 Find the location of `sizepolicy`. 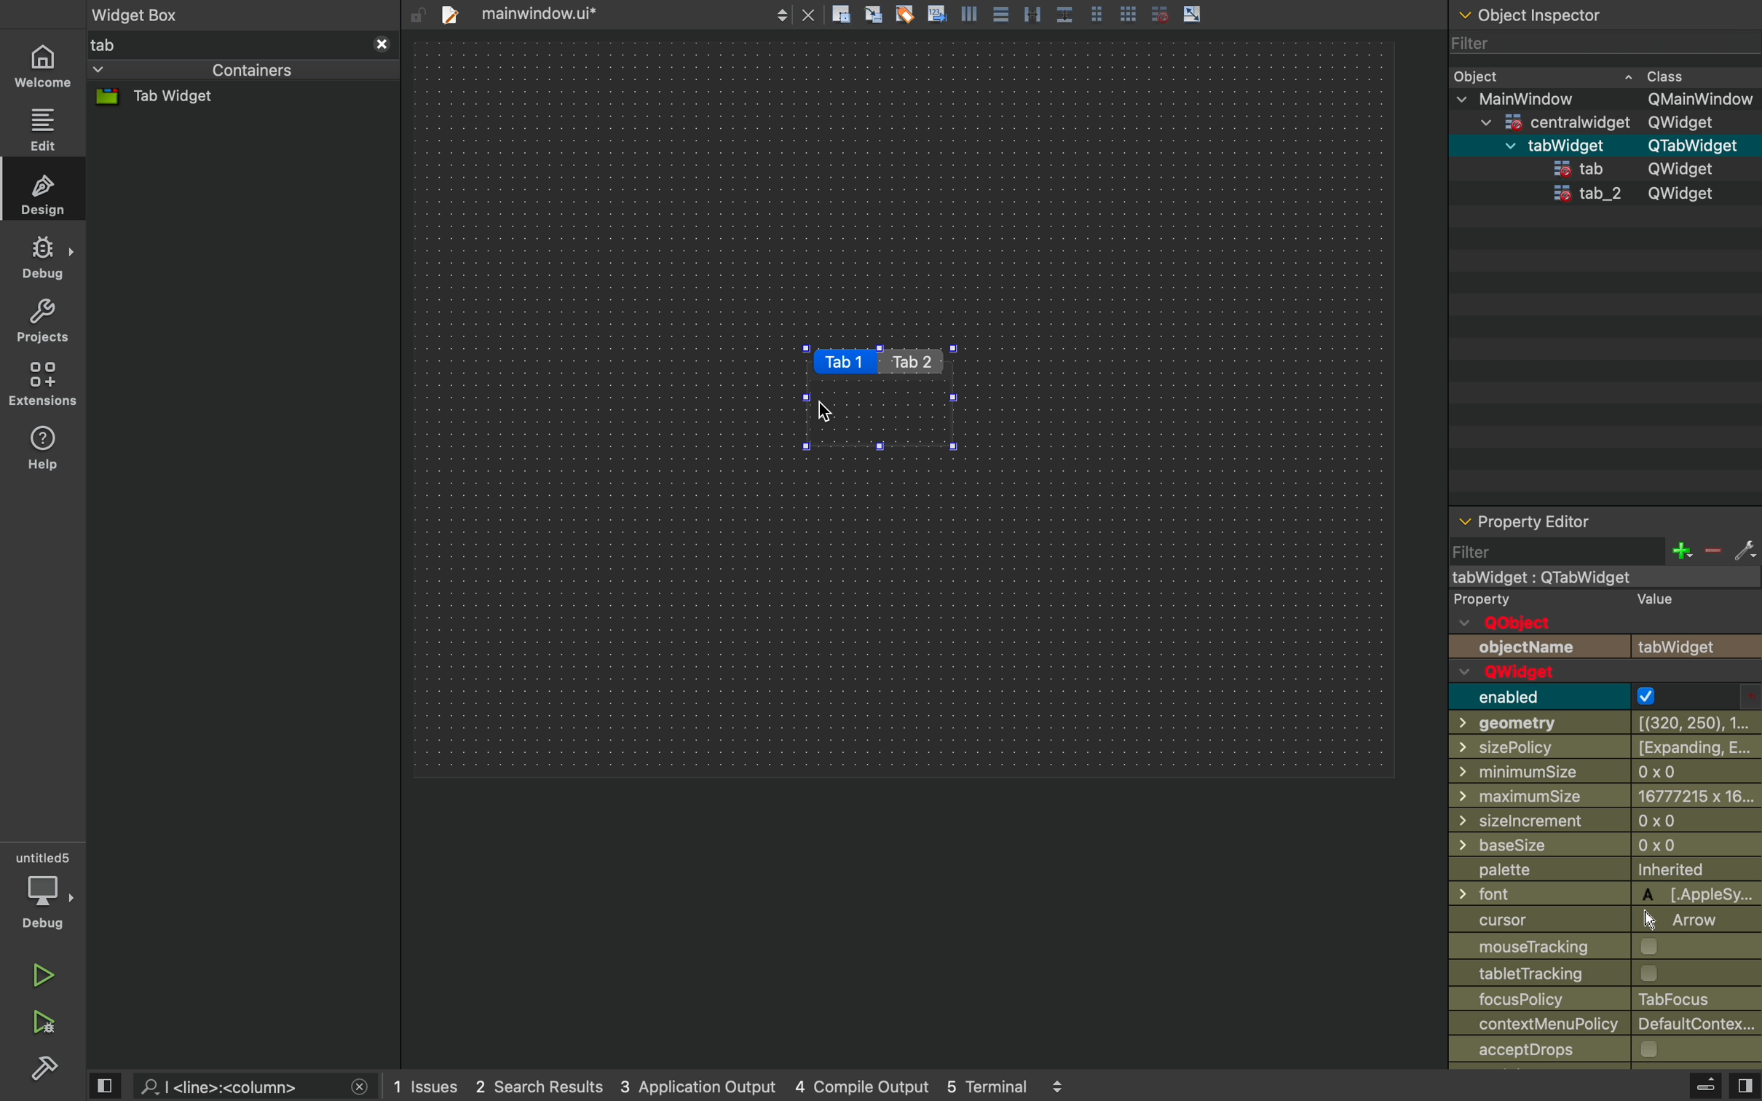

sizepolicy is located at coordinates (1604, 750).